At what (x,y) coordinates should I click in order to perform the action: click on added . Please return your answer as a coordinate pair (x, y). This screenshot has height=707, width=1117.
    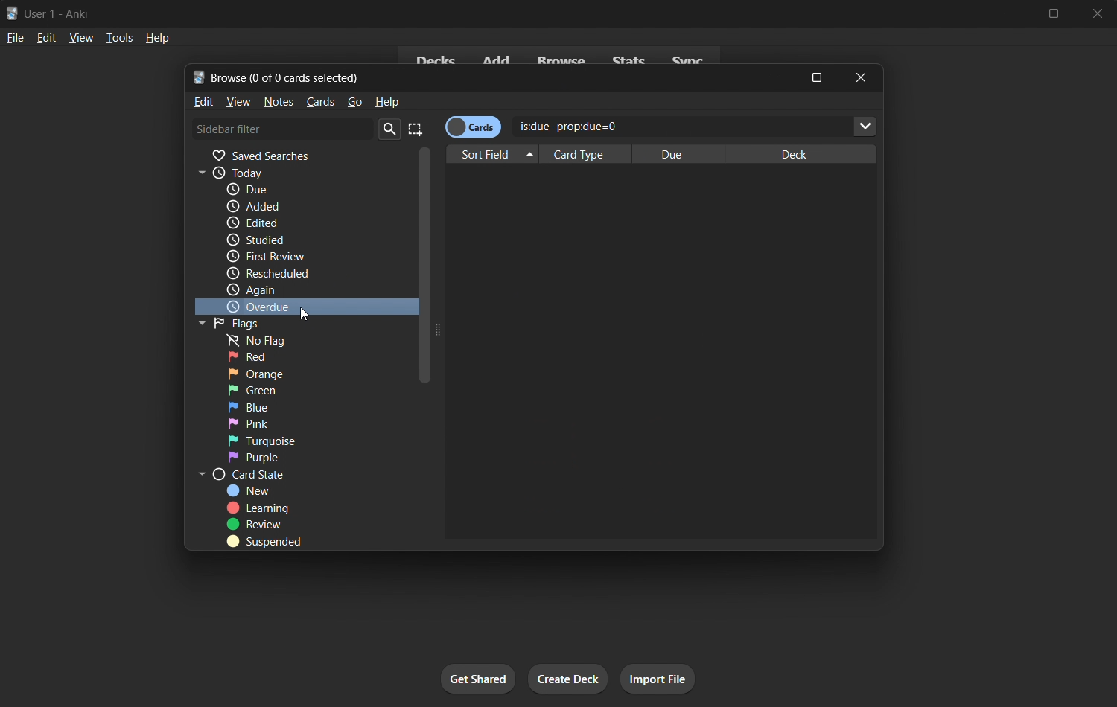
    Looking at the image, I should click on (297, 205).